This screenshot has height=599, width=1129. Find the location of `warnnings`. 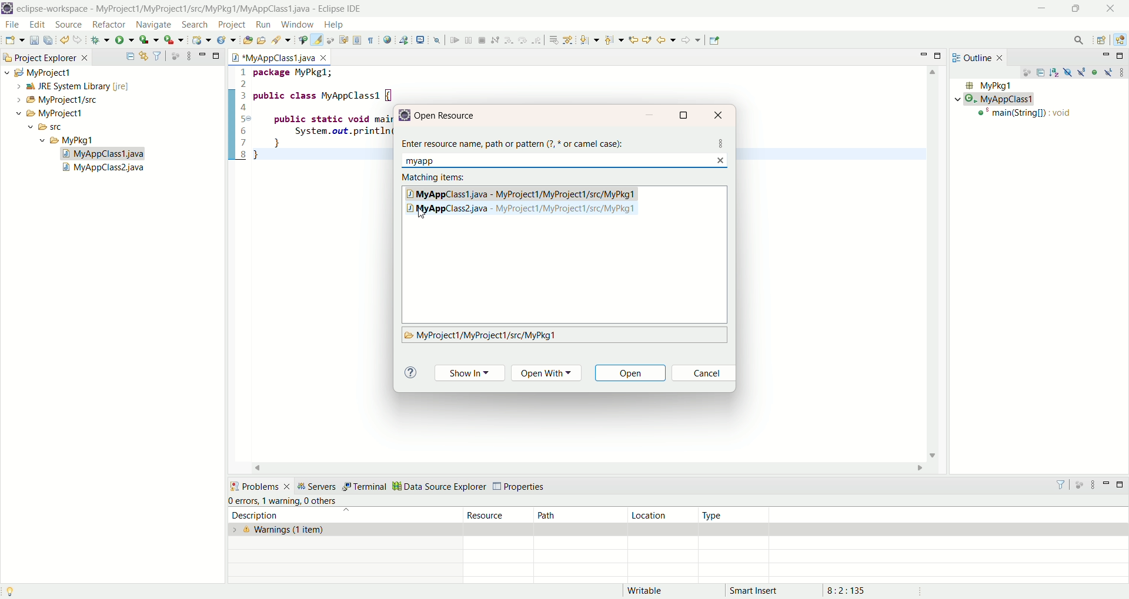

warnnings is located at coordinates (345, 530).